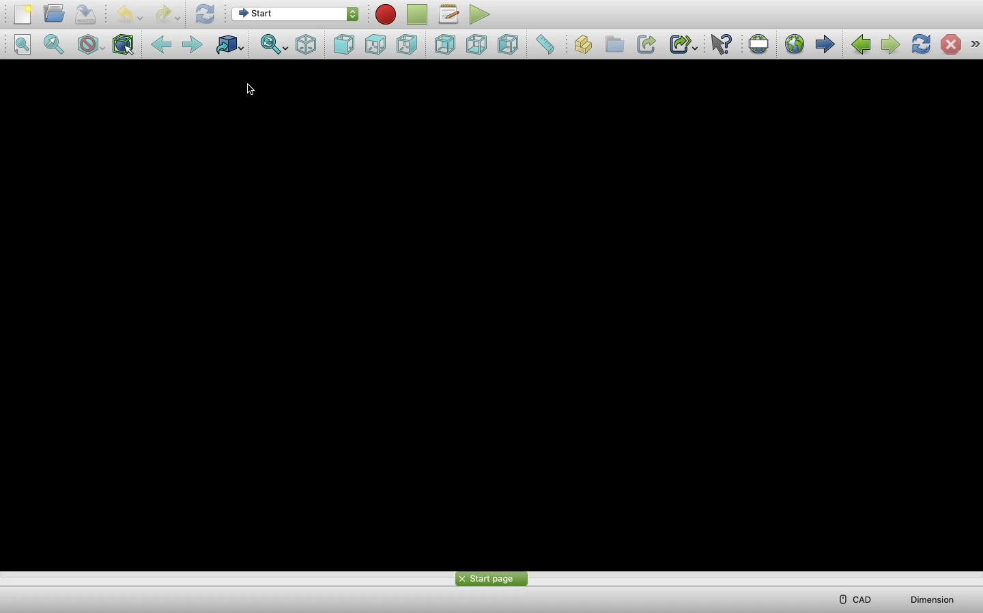 The width and height of the screenshot is (983, 613). I want to click on Top, so click(374, 44).